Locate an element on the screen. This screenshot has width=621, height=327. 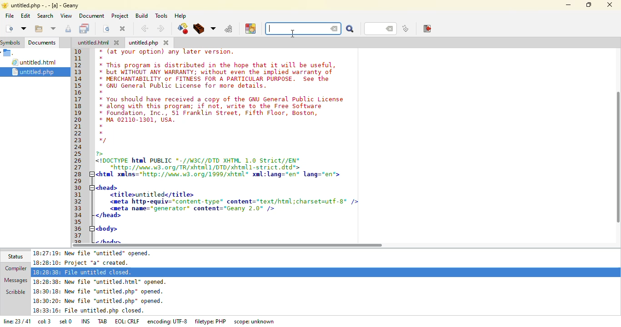
29 is located at coordinates (79, 180).